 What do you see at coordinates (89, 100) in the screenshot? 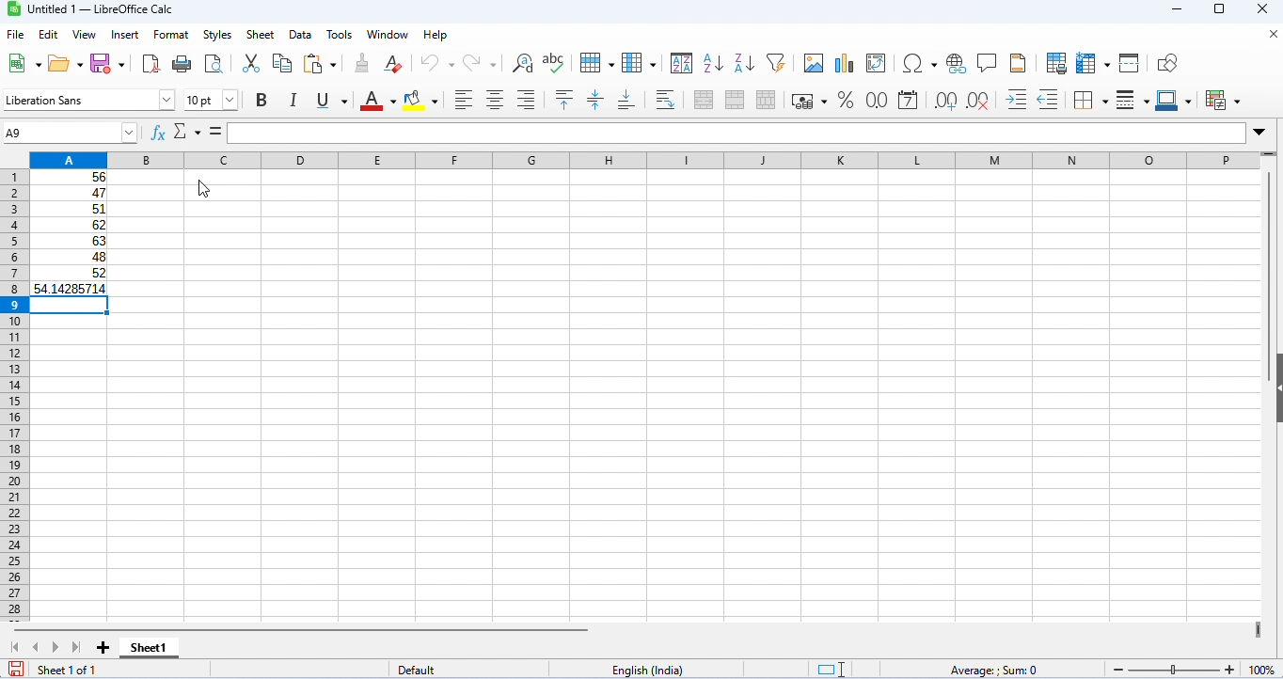
I see `font style` at bounding box center [89, 100].